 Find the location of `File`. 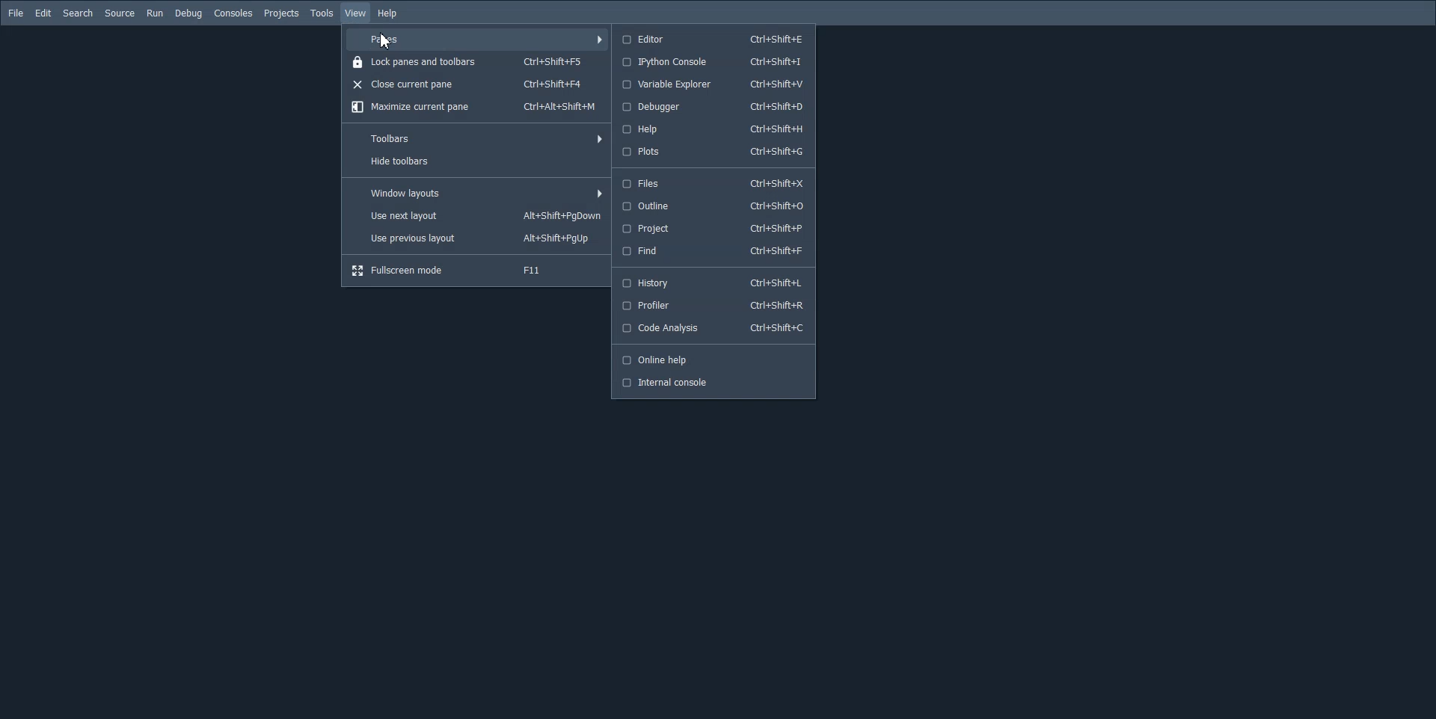

File is located at coordinates (16, 13).